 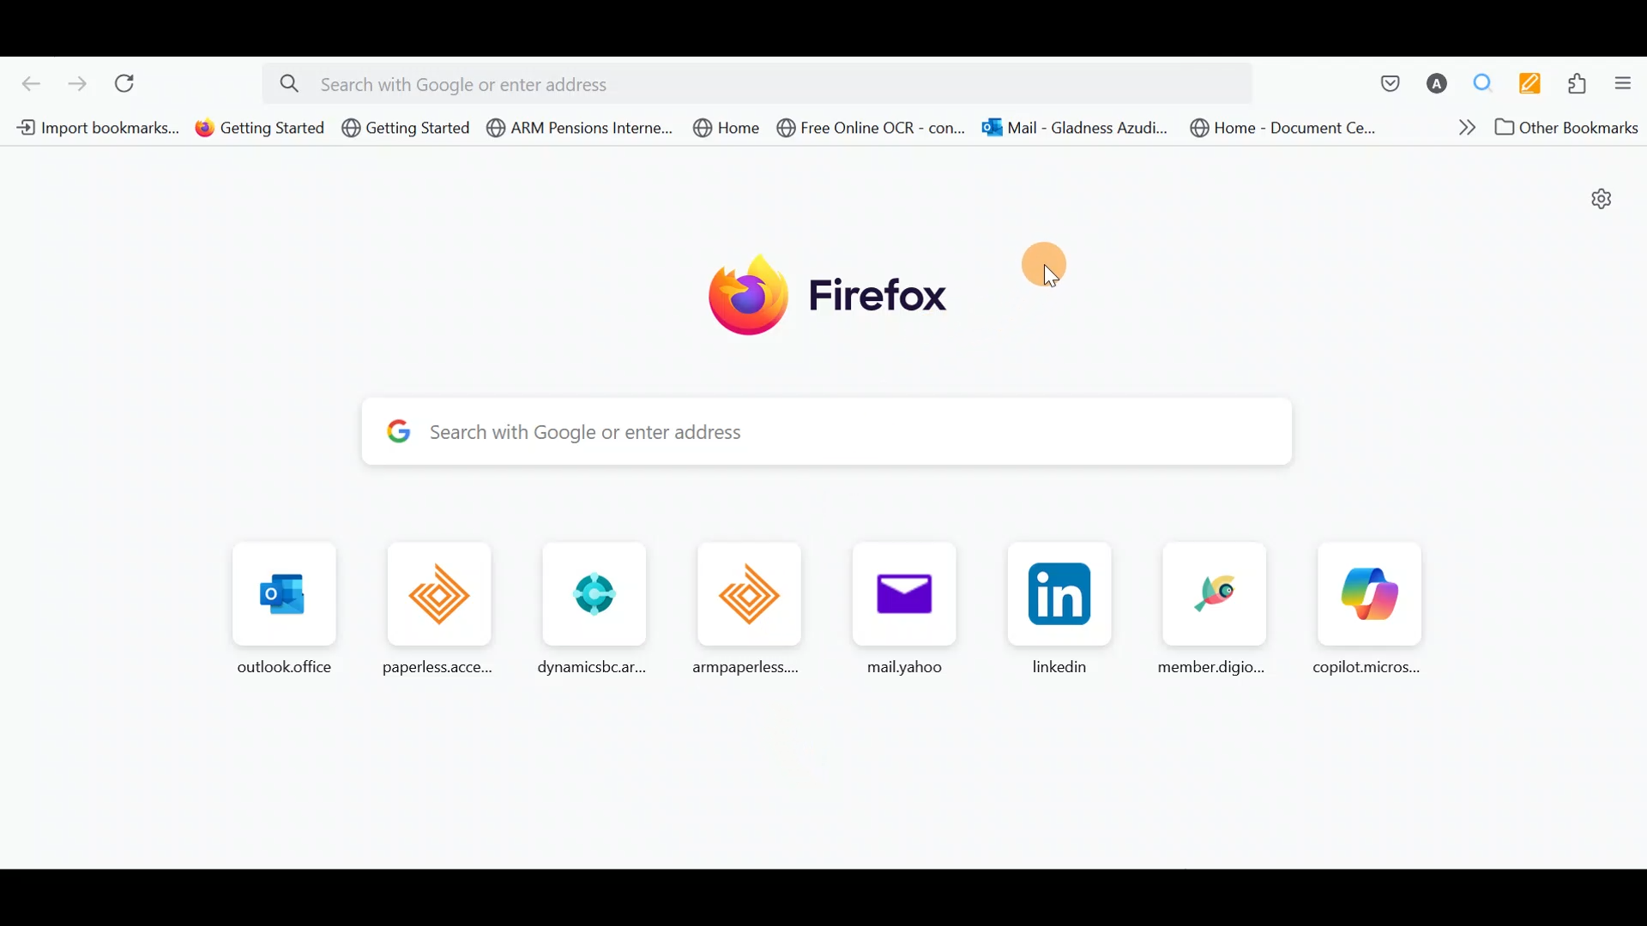 What do you see at coordinates (136, 86) in the screenshot?
I see `Reload current page` at bounding box center [136, 86].